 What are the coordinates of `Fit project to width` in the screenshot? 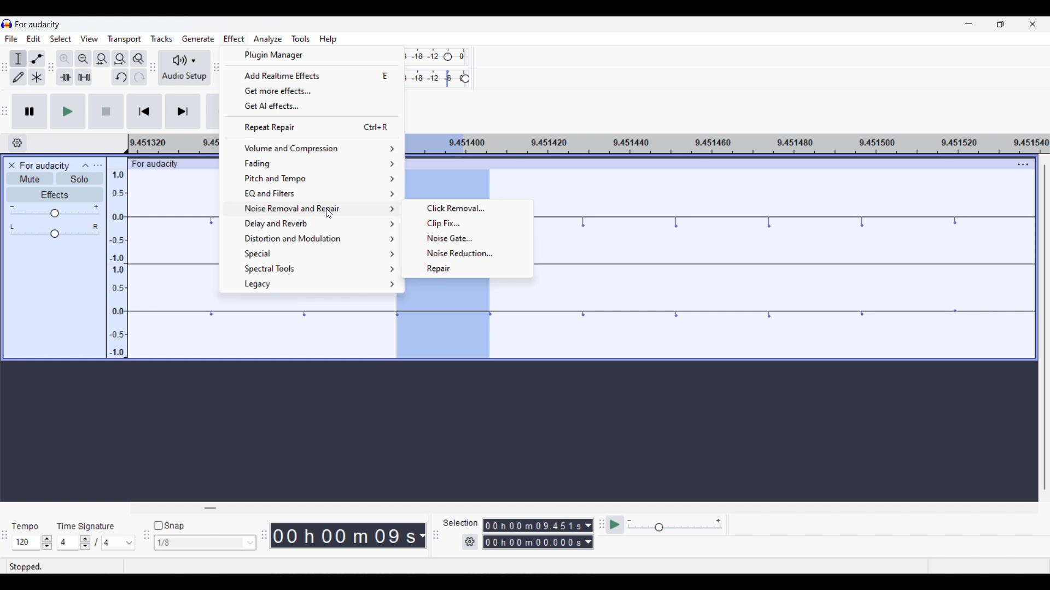 It's located at (120, 58).